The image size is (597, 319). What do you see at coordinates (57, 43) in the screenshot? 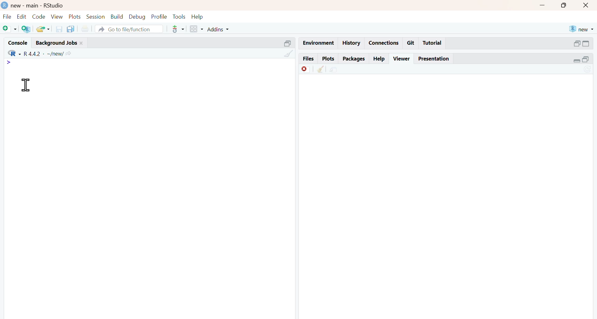
I see `background jobs` at bounding box center [57, 43].